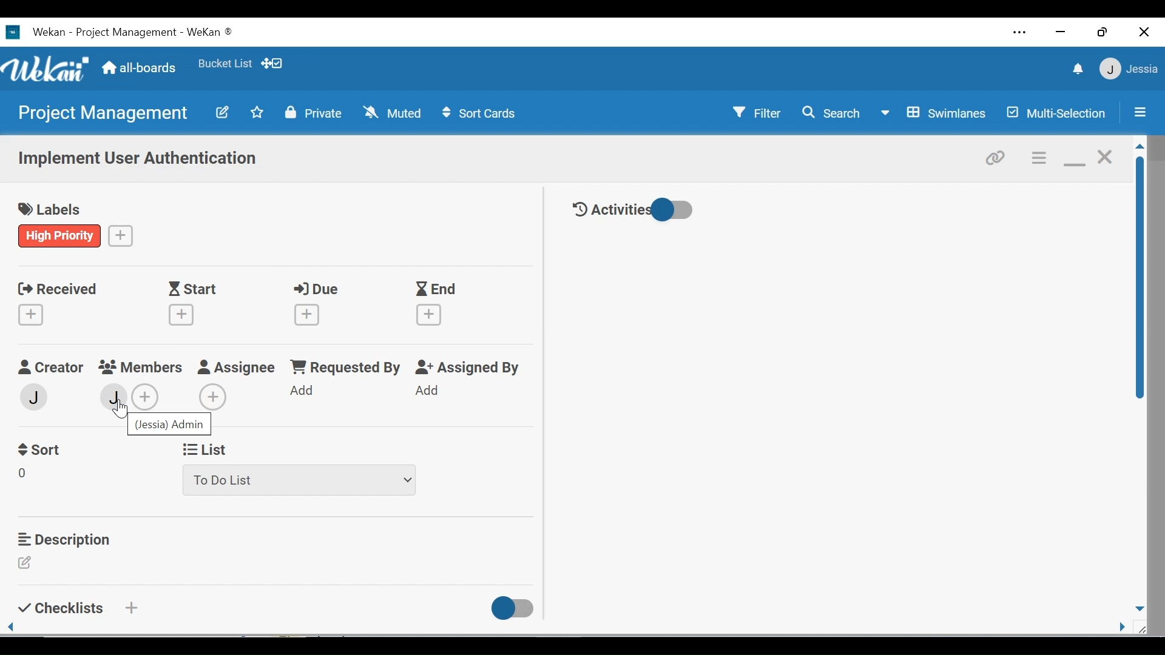  I want to click on admin, so click(37, 396).